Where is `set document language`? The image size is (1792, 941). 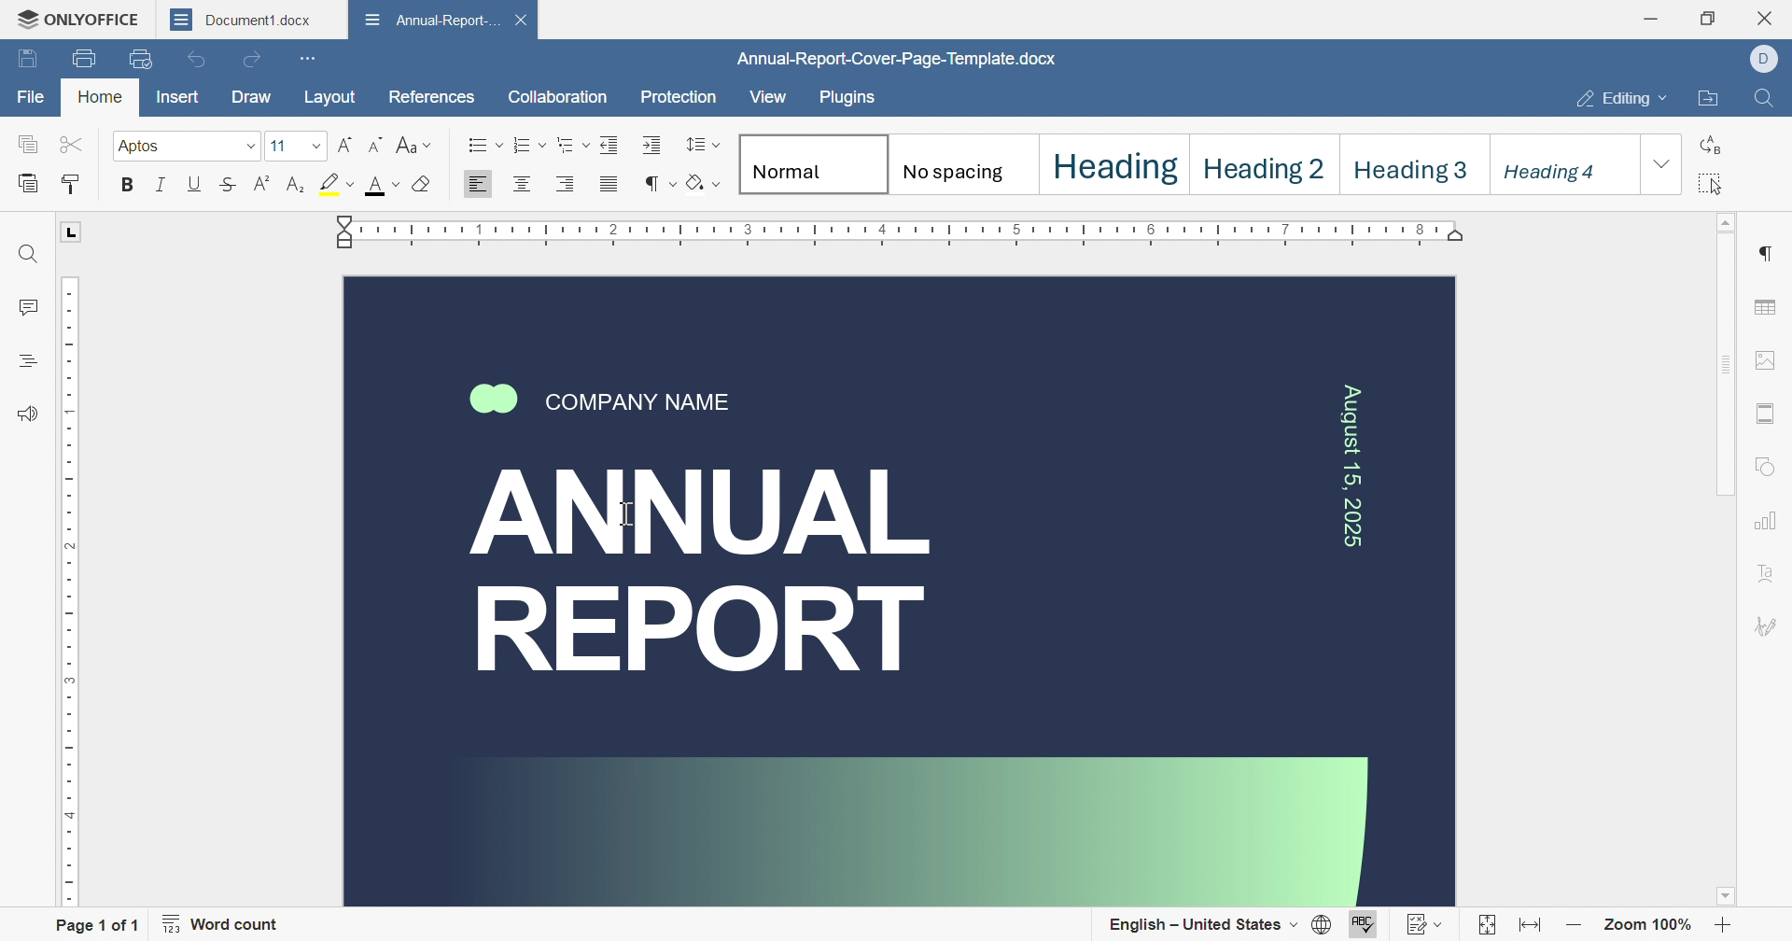 set document language is located at coordinates (1324, 926).